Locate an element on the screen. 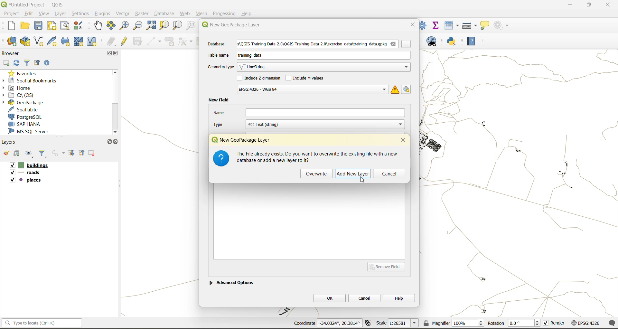 Image resolution: width=618 pixels, height=329 pixels. save edits is located at coordinates (138, 41).